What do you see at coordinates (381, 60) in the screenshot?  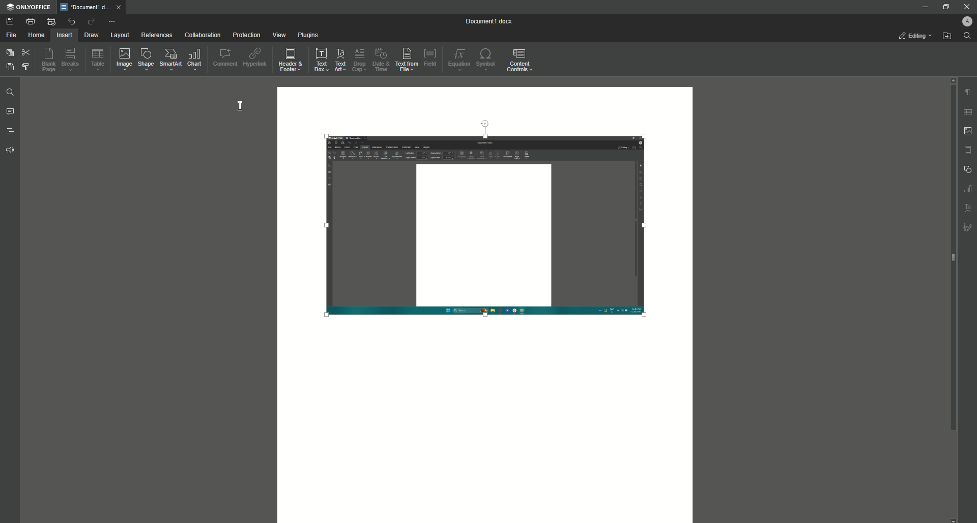 I see `Date and Time` at bounding box center [381, 60].